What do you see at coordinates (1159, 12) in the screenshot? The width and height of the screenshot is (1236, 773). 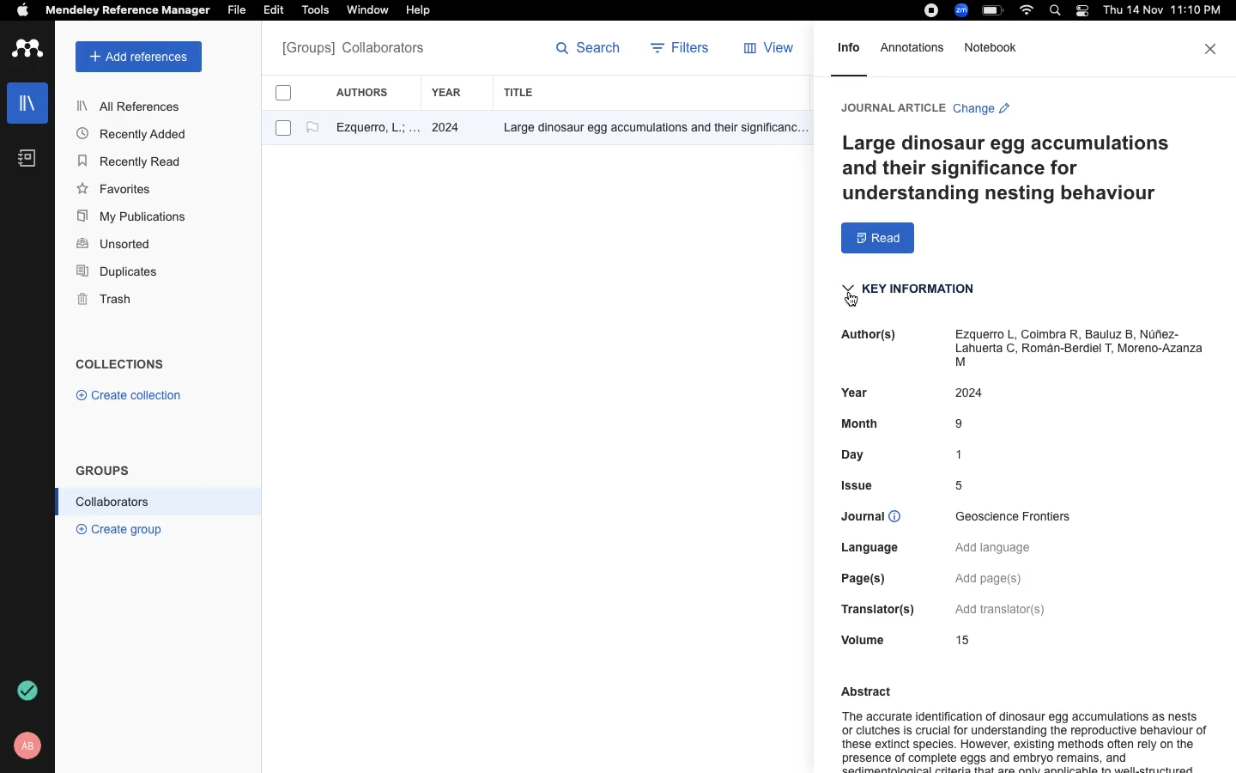 I see `date and time` at bounding box center [1159, 12].